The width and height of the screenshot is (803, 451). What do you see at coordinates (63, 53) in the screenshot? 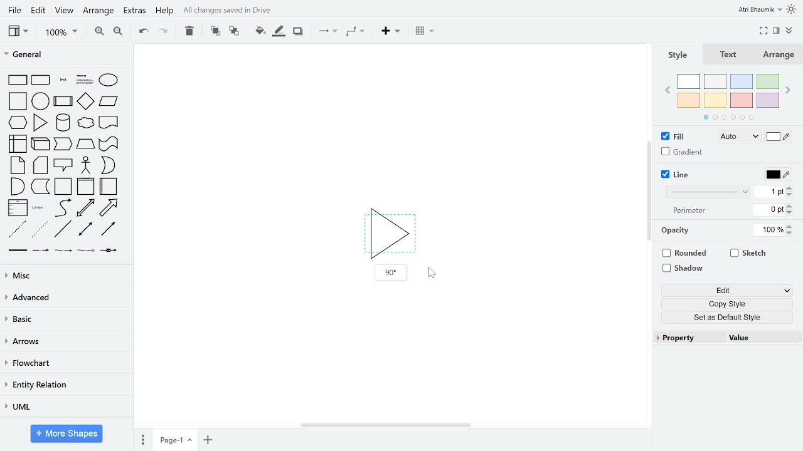
I see `general` at bounding box center [63, 53].